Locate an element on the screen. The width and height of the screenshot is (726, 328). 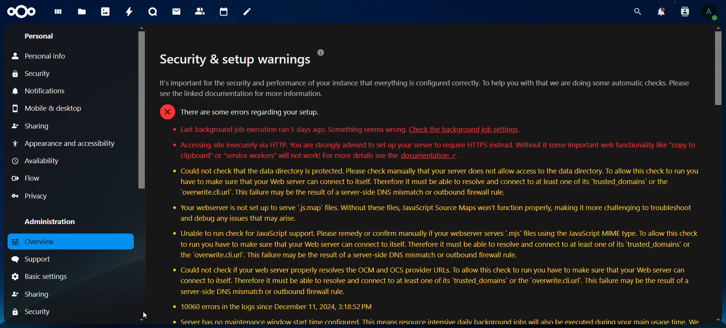
security is located at coordinates (38, 74).